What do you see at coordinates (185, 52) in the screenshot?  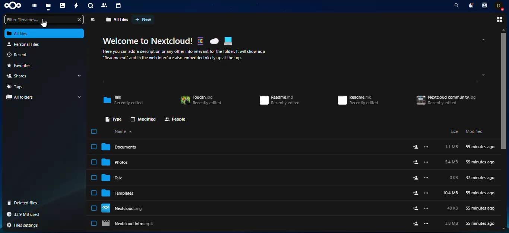 I see `Here you can add a description or any other info relevant for the folder. It will show as a` at bounding box center [185, 52].